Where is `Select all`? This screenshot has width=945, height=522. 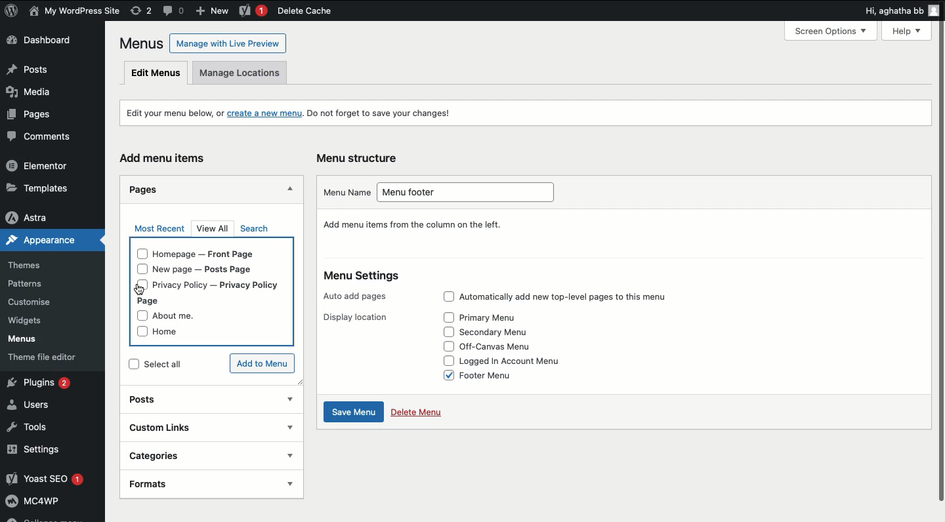 Select all is located at coordinates (177, 367).